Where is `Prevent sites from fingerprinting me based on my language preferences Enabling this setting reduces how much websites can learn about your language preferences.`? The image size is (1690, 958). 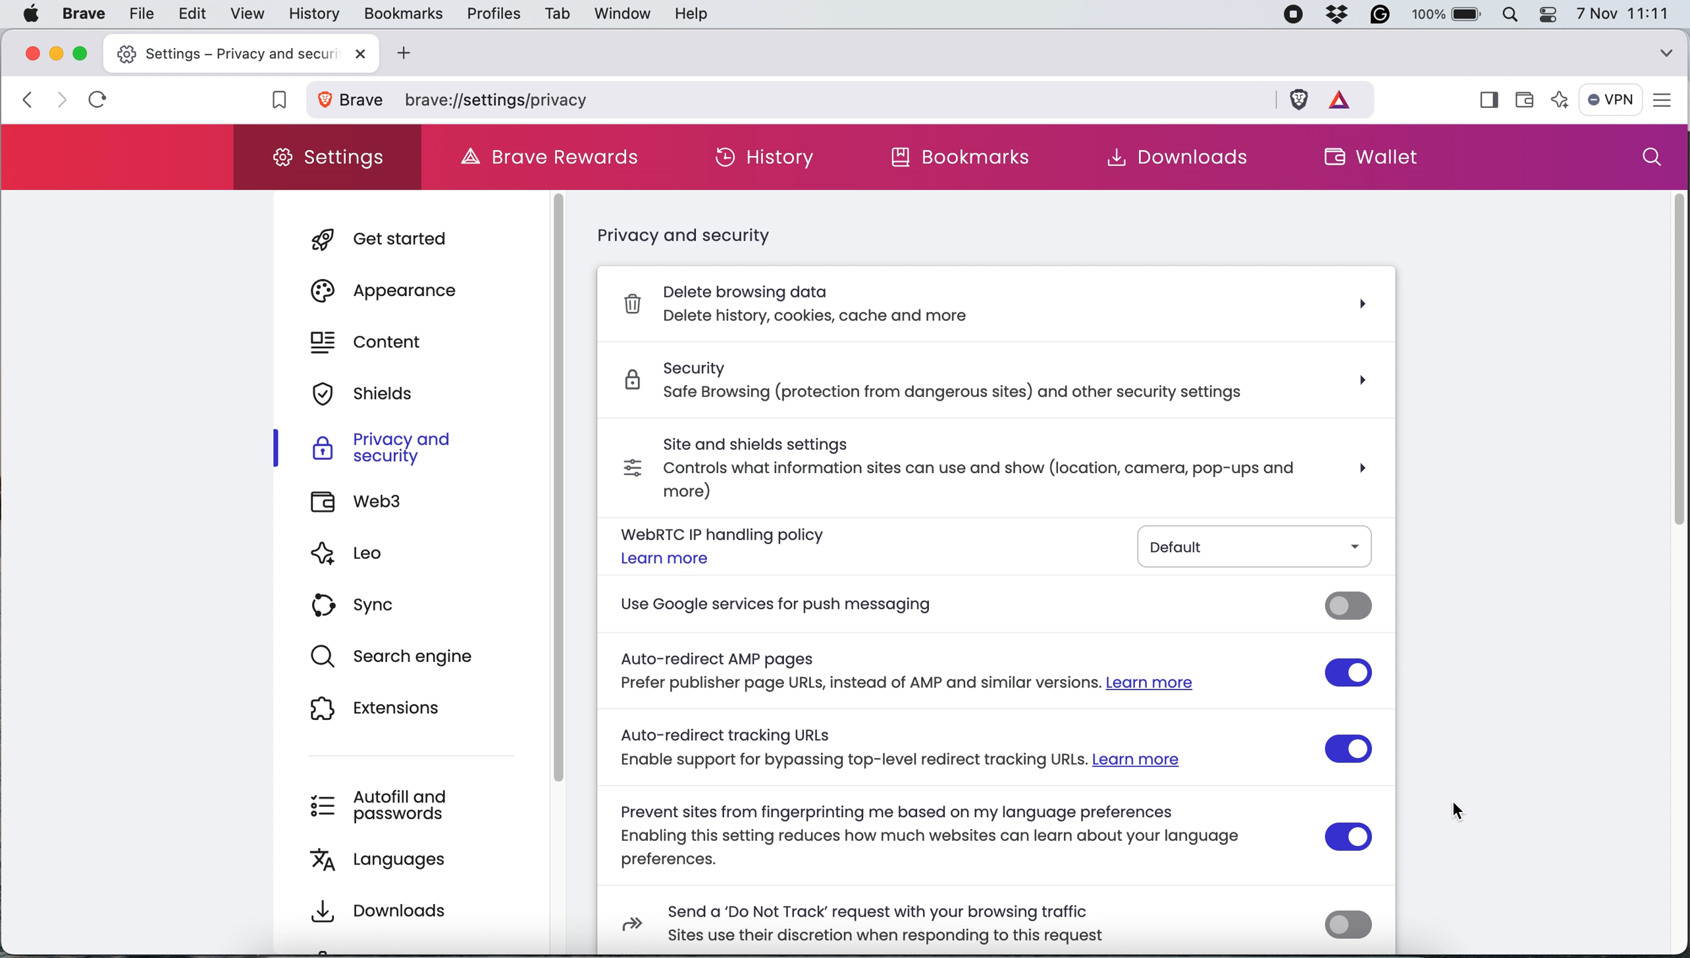 Prevent sites from fingerprinting me based on my language preferences Enabling this setting reduces how much websites can learn about your language preferences. is located at coordinates (954, 839).